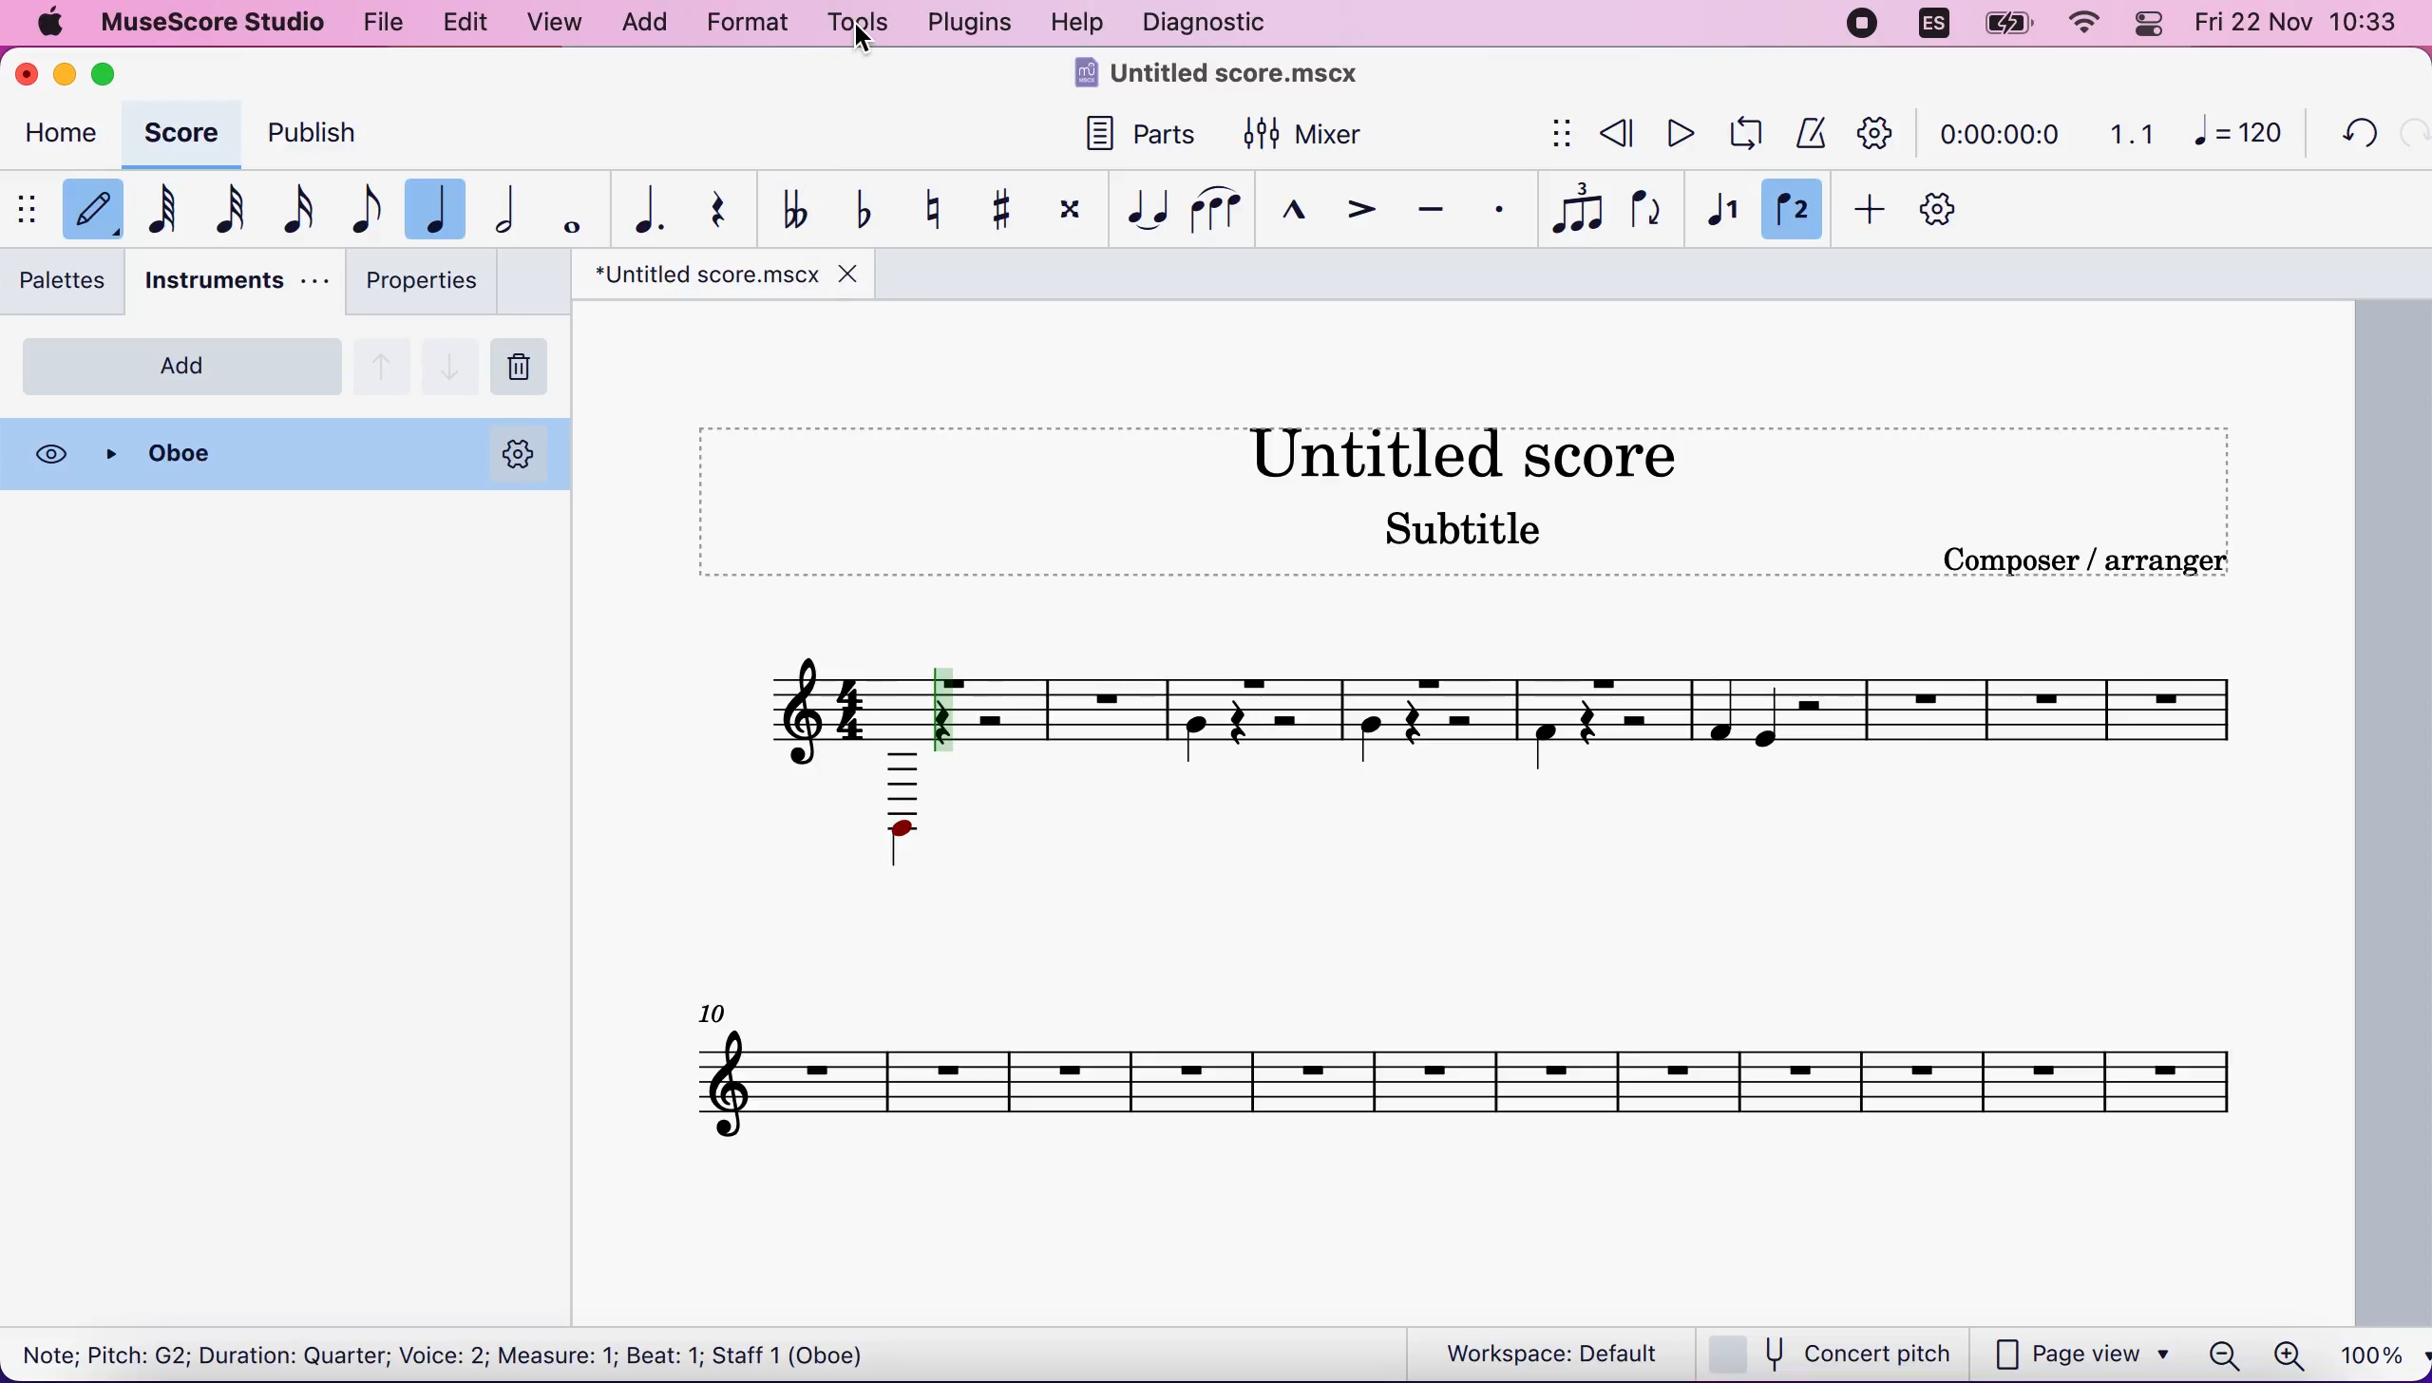 This screenshot has width=2432, height=1383. I want to click on tuples, so click(1567, 209).